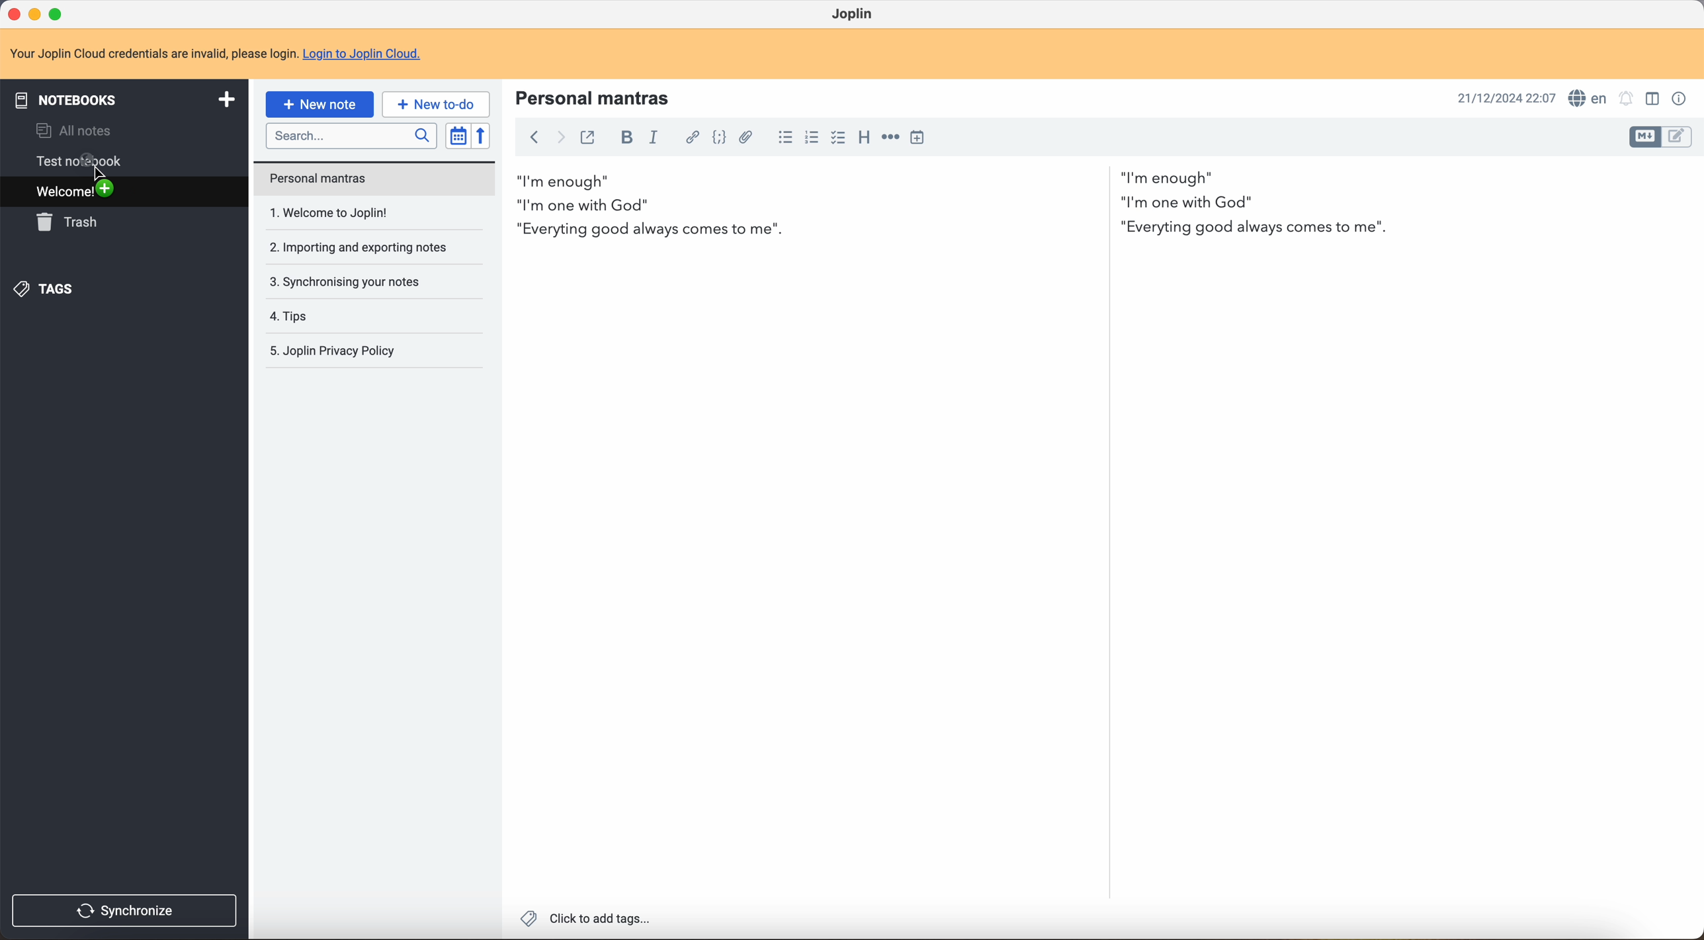  I want to click on toggle editor layout, so click(1655, 98).